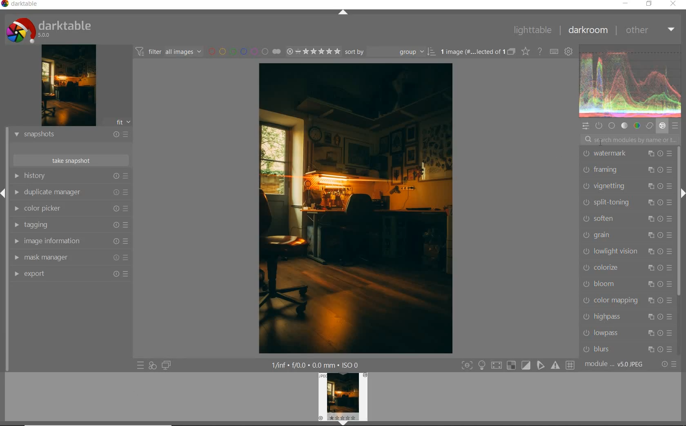 The width and height of the screenshot is (686, 426). What do you see at coordinates (624, 125) in the screenshot?
I see `tone` at bounding box center [624, 125].